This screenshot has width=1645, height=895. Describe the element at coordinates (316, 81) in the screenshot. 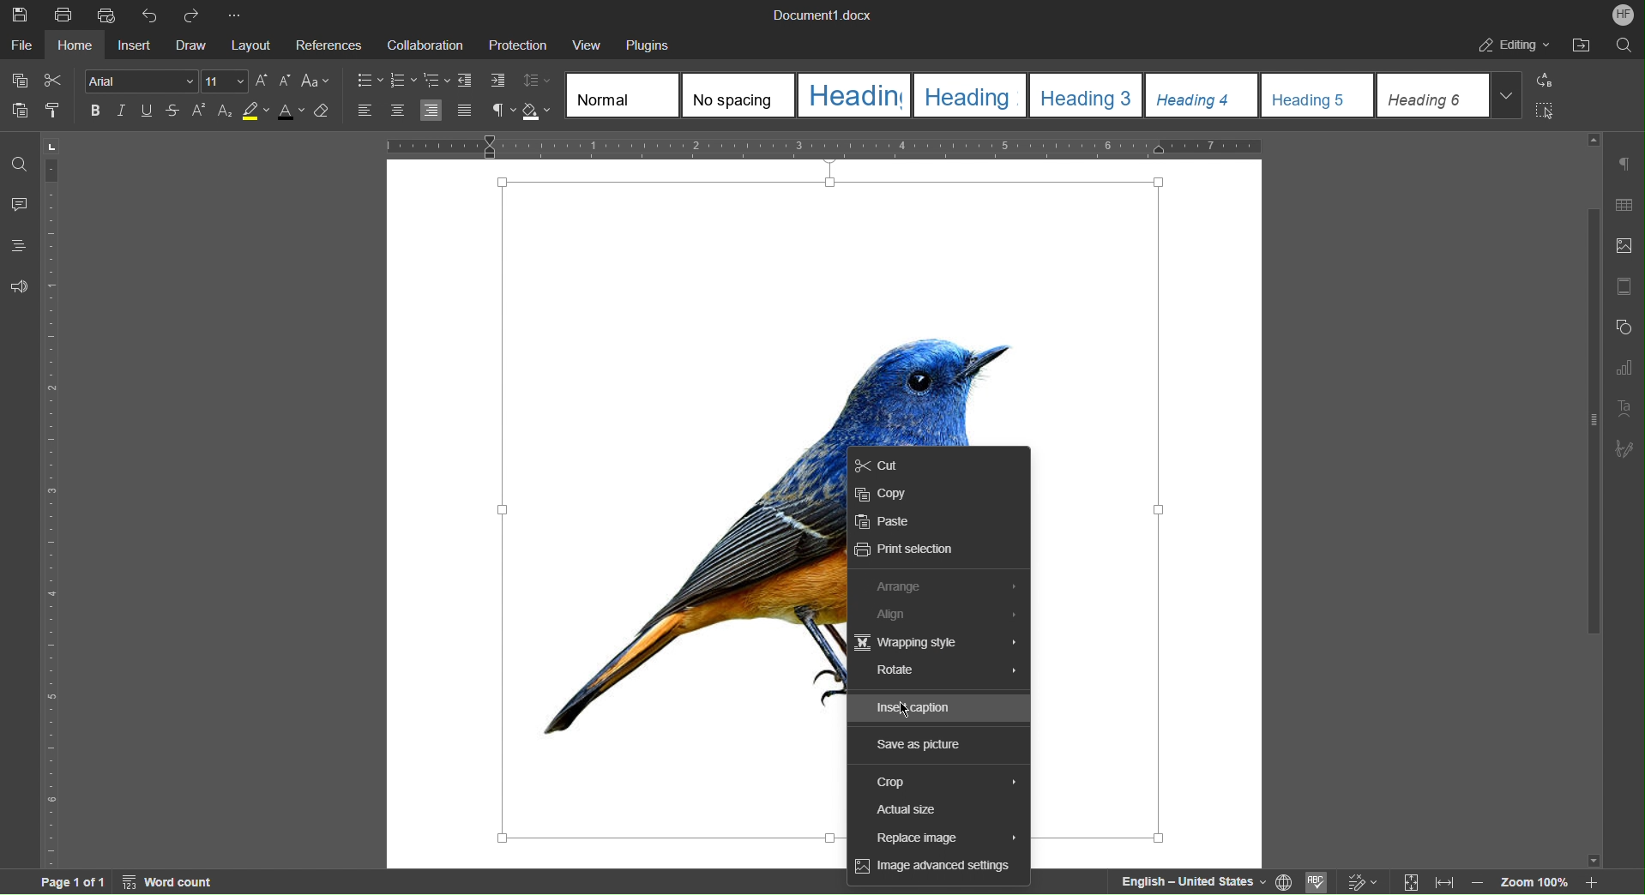

I see `Font Case` at that location.